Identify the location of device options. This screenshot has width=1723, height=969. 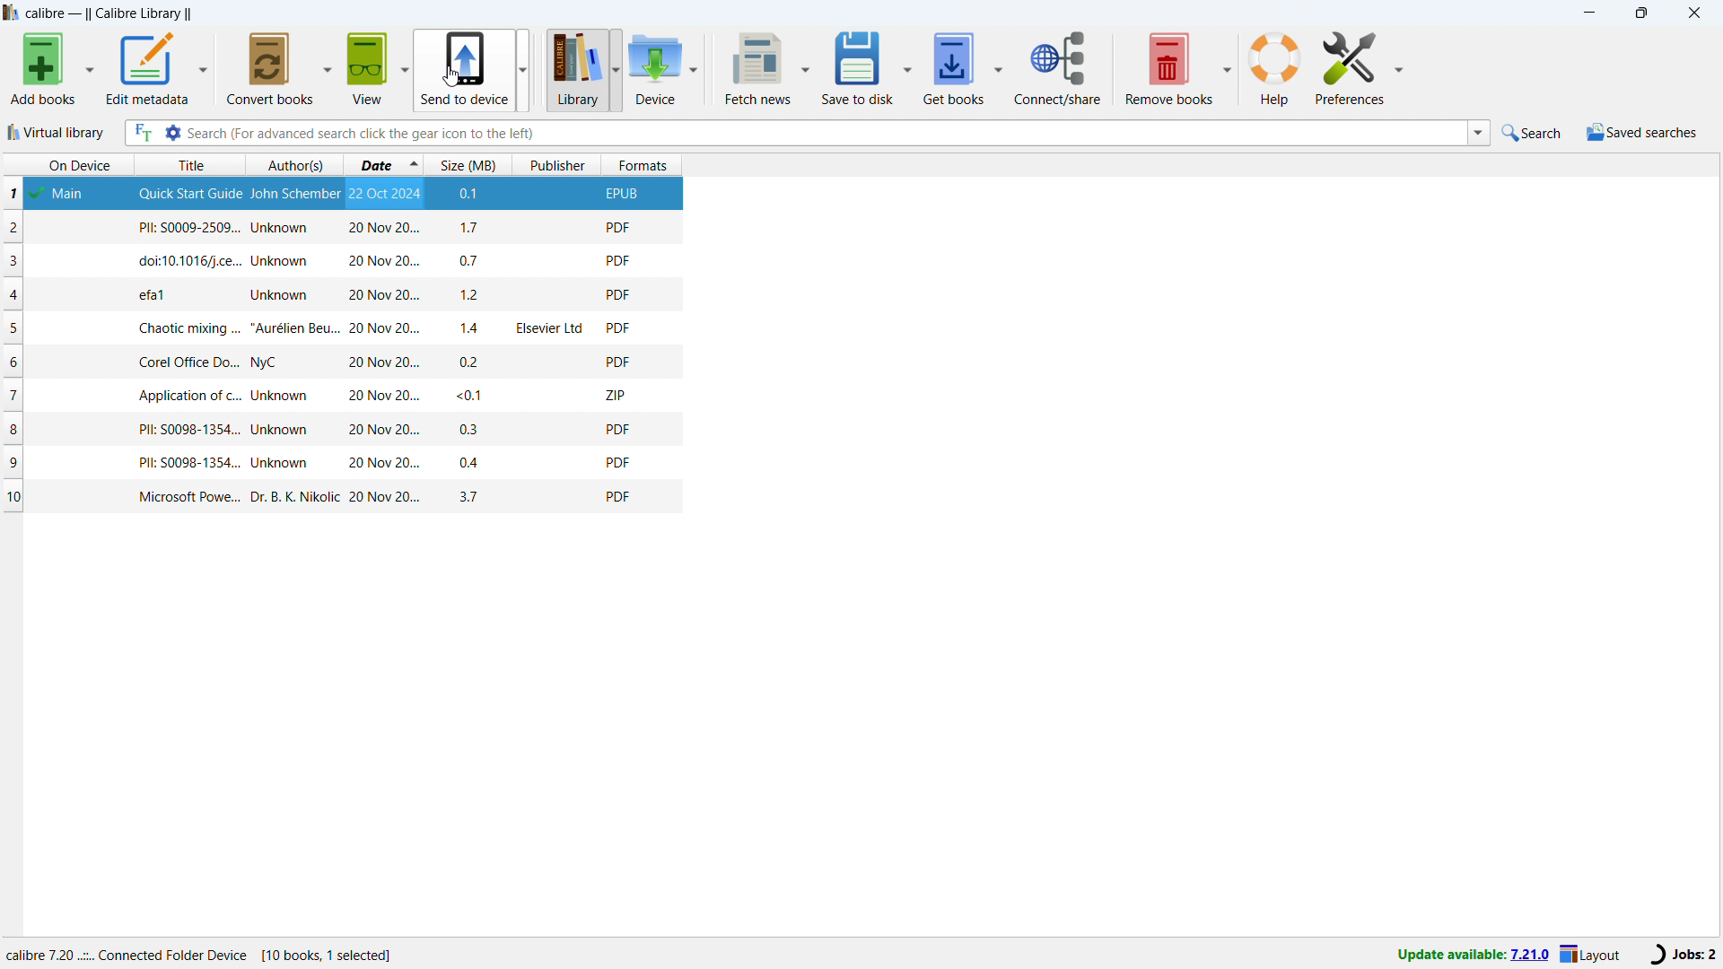
(695, 68).